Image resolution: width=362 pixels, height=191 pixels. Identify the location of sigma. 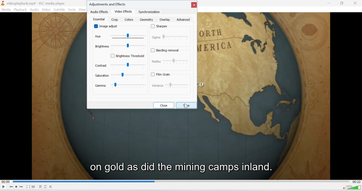
(172, 36).